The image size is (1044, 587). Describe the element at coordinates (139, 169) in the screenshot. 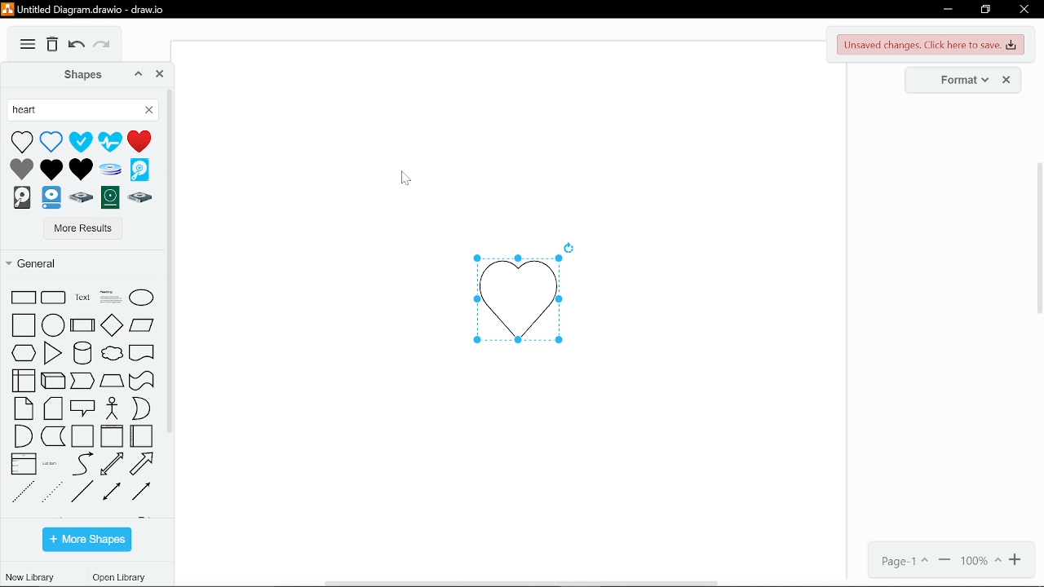

I see `vhd` at that location.